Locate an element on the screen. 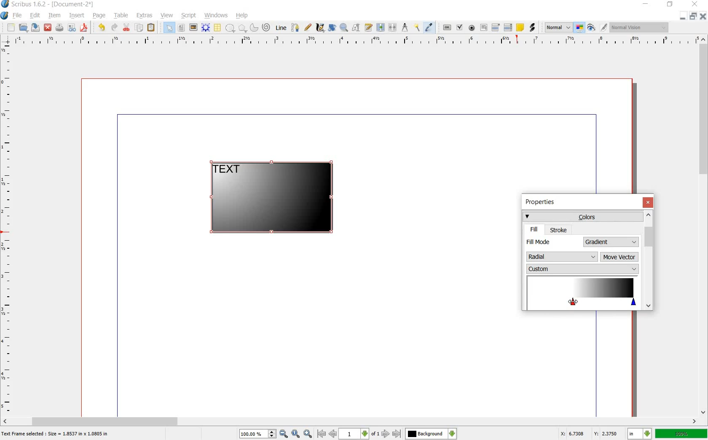 The height and width of the screenshot is (440, 708). normal vision is located at coordinates (641, 27).